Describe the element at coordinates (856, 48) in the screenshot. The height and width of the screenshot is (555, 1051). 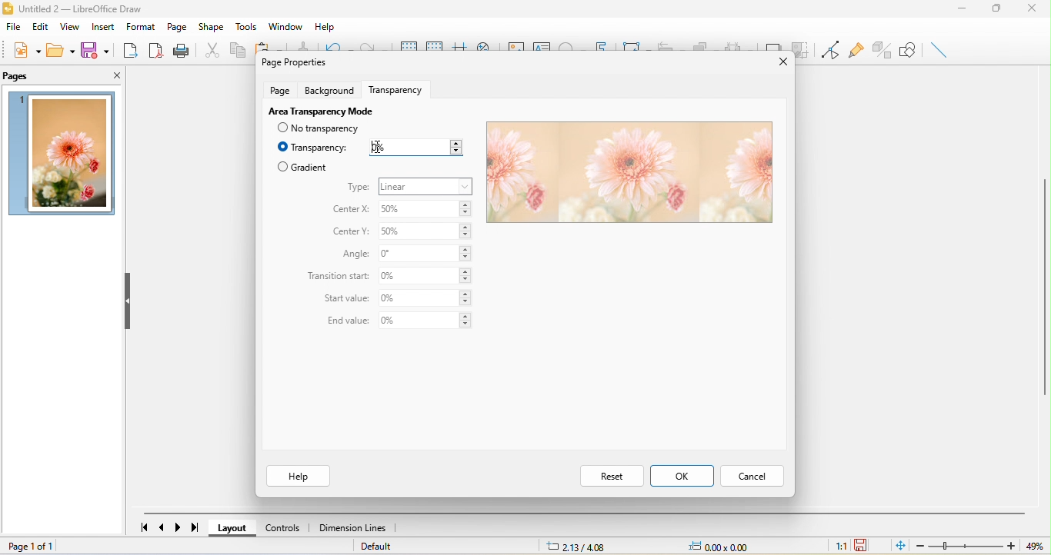
I see `glue point function` at that location.